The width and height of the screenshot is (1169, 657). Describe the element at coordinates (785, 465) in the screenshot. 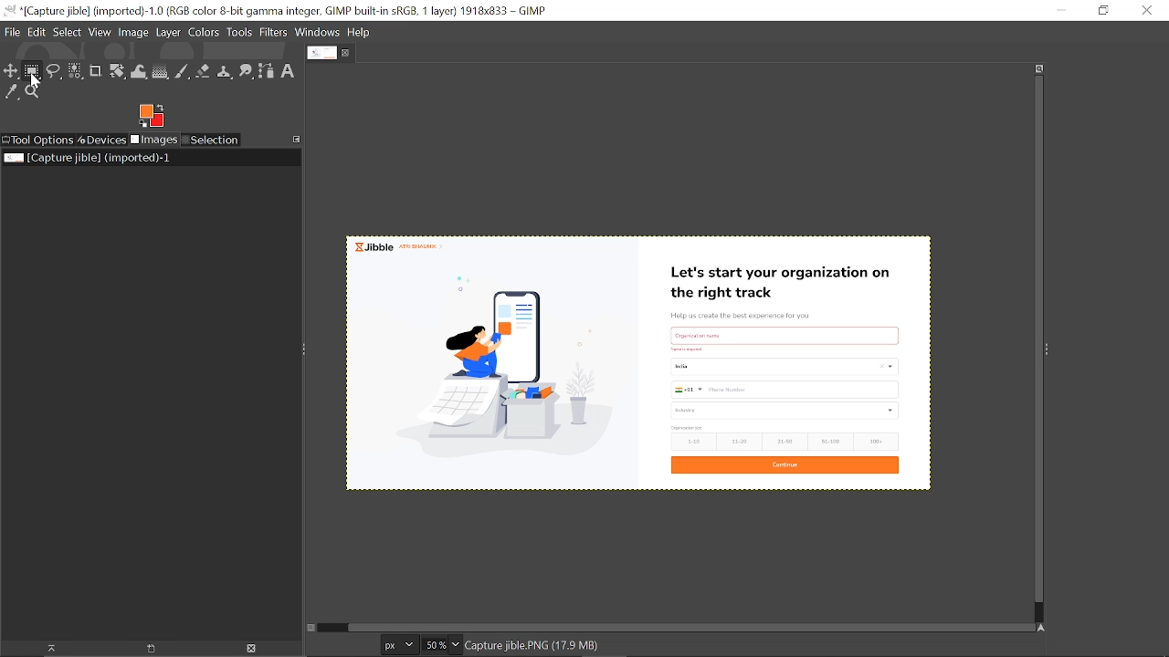

I see `Continue` at that location.